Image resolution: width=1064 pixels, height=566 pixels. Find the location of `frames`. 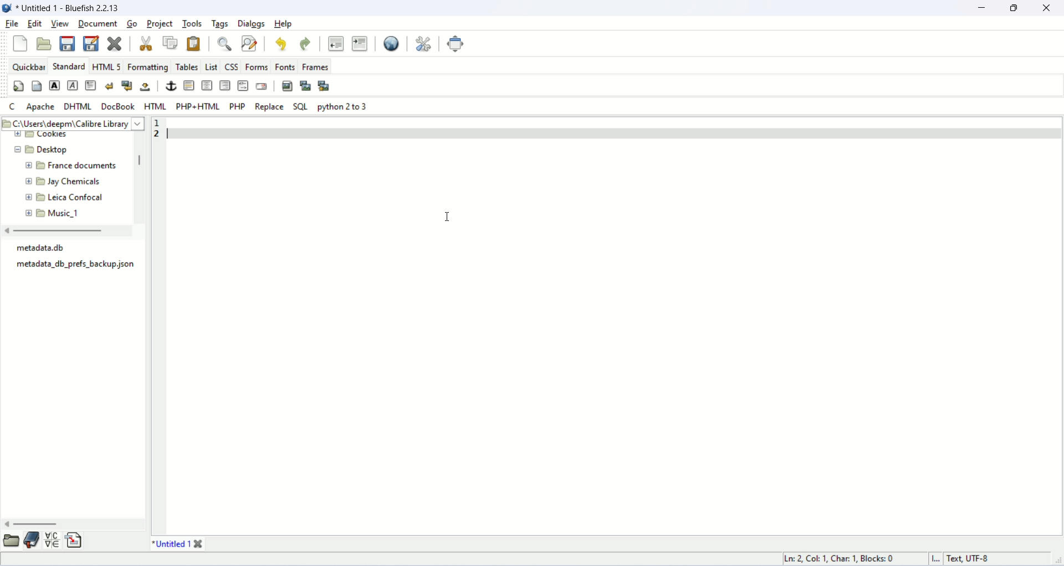

frames is located at coordinates (315, 66).